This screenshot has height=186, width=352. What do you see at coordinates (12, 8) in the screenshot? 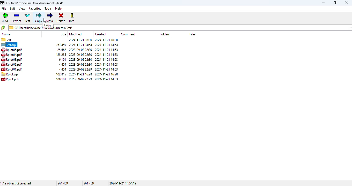
I see `edit` at bounding box center [12, 8].